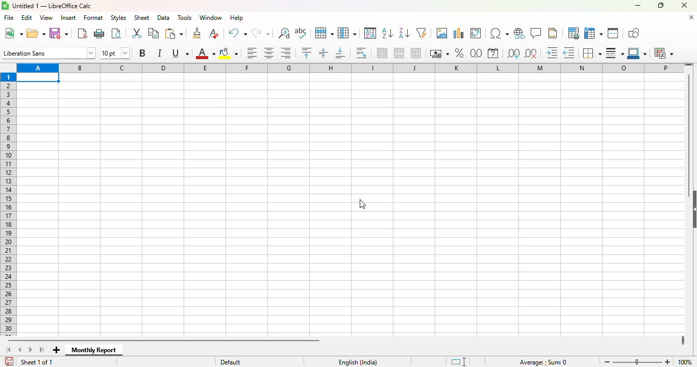 This screenshot has width=697, height=367. I want to click on sheet 1 of 1, so click(37, 362).